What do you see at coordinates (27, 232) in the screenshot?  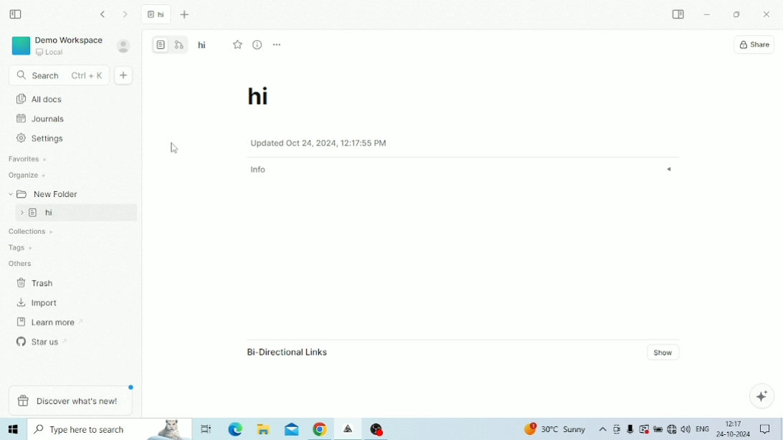 I see `Collections` at bounding box center [27, 232].